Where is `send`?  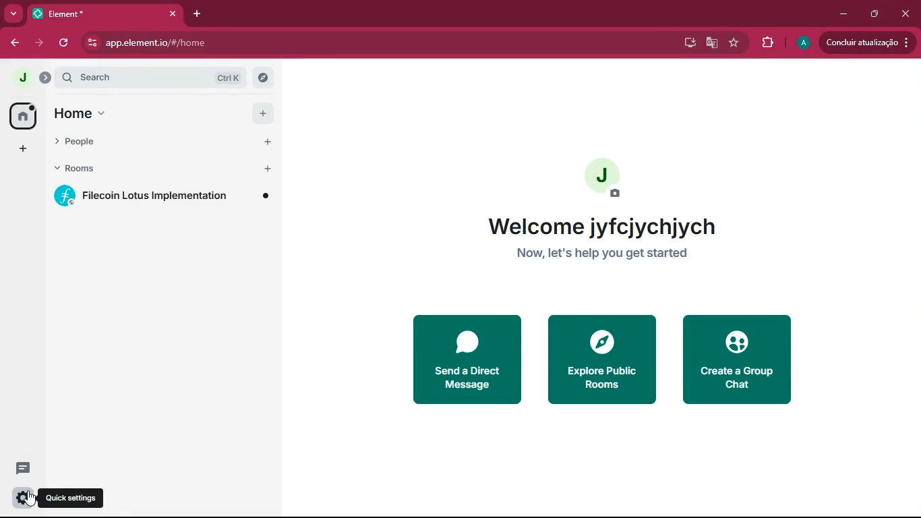
send is located at coordinates (470, 360).